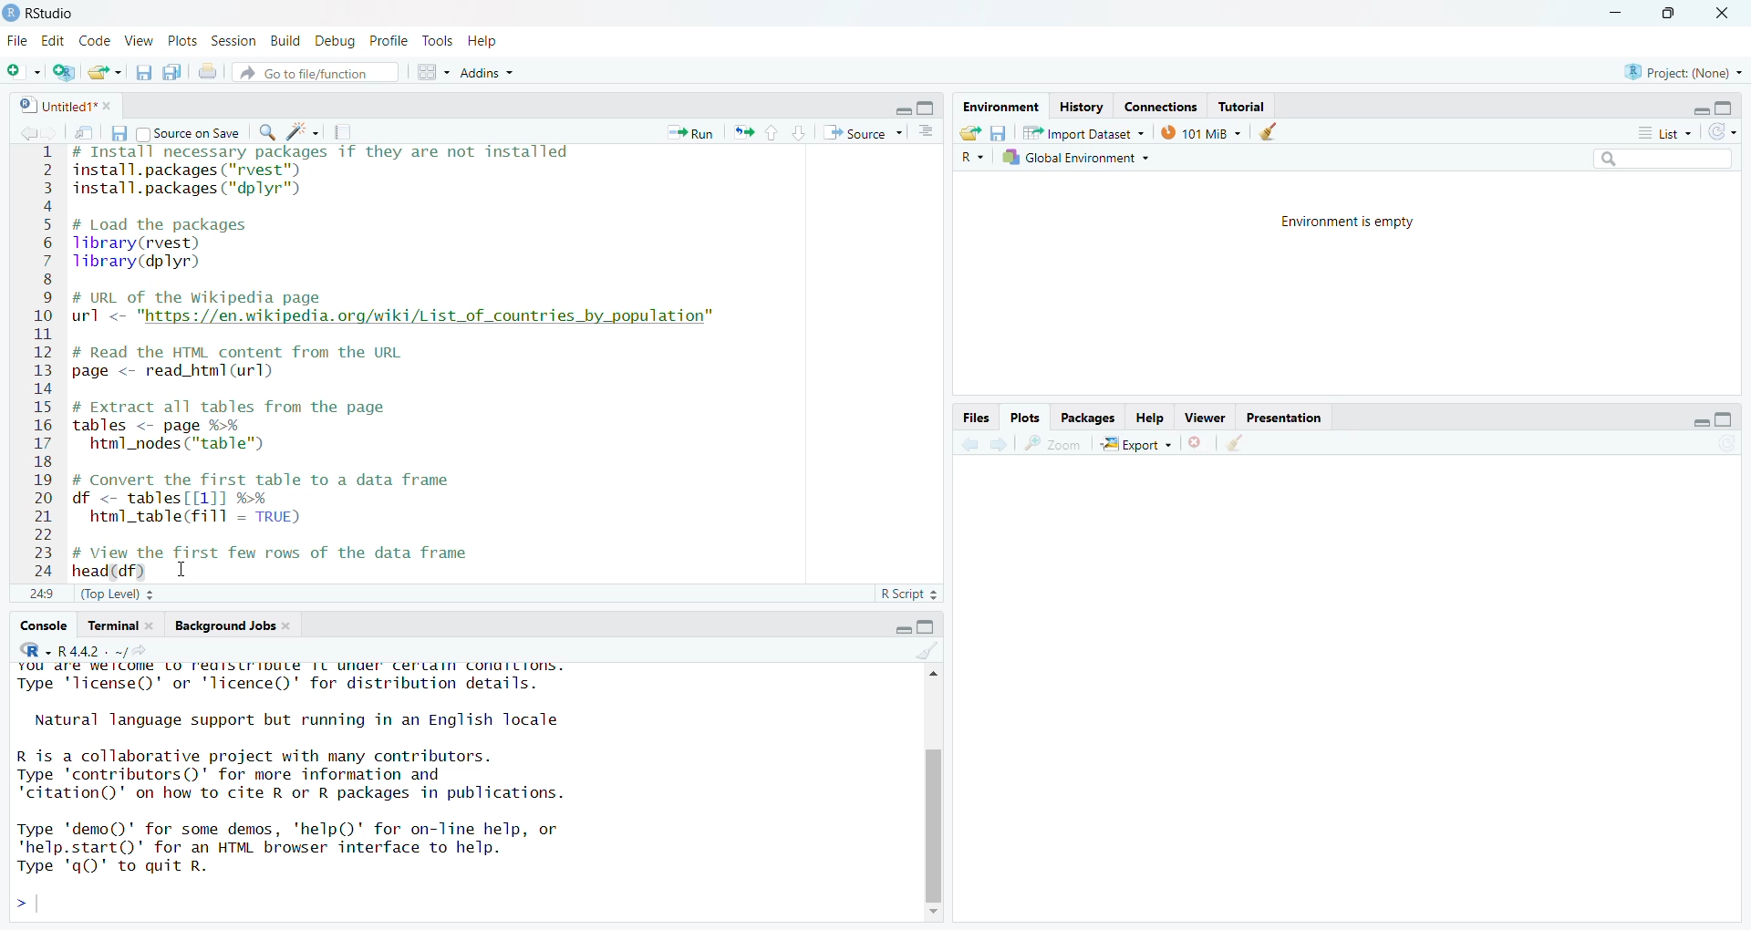 This screenshot has height=930, width=1751. What do you see at coordinates (342, 131) in the screenshot?
I see `compile report` at bounding box center [342, 131].